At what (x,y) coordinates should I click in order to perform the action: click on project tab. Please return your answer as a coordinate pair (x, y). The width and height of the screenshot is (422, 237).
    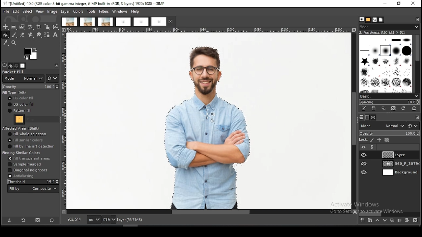
    Looking at the image, I should click on (105, 22).